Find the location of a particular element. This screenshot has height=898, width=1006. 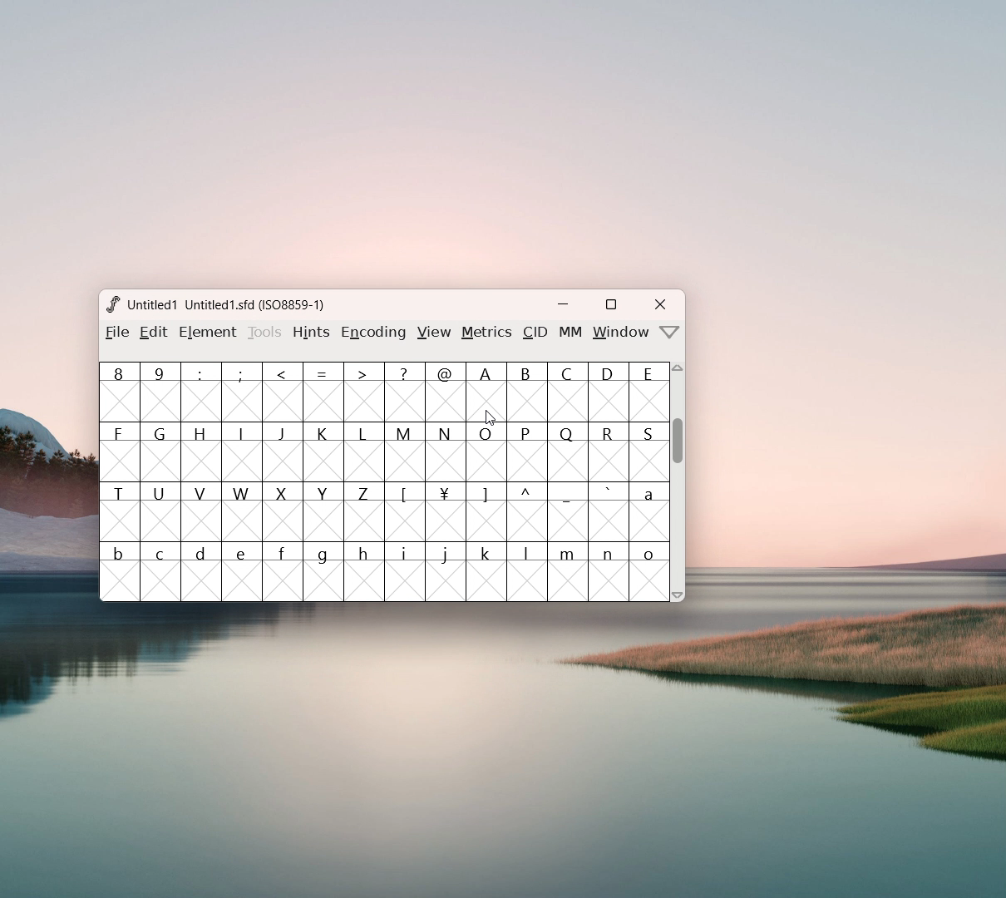

 is located at coordinates (154, 333).